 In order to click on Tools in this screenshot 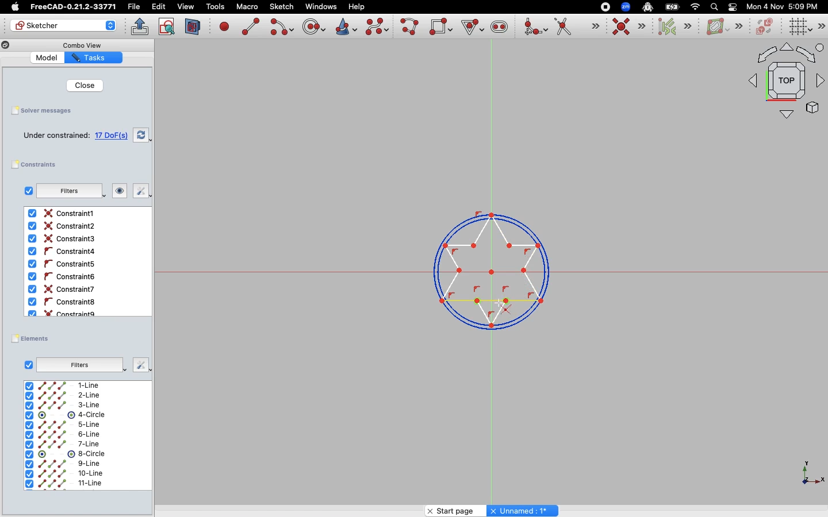, I will do `click(215, 7)`.